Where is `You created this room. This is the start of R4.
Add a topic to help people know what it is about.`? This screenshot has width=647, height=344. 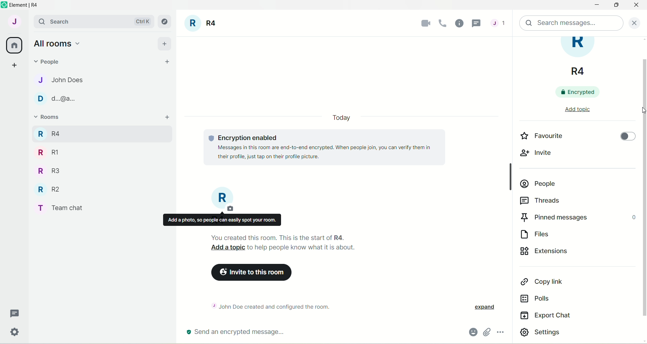 You created this room. This is the start of R4.
Add a topic to help people know what it is about. is located at coordinates (305, 243).